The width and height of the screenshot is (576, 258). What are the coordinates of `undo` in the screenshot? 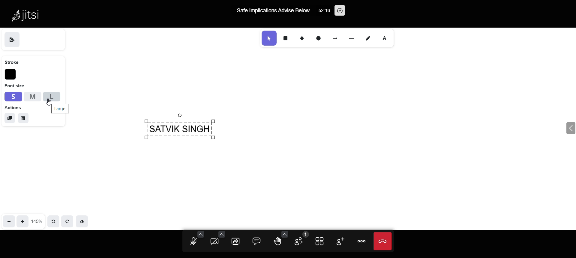 It's located at (52, 220).